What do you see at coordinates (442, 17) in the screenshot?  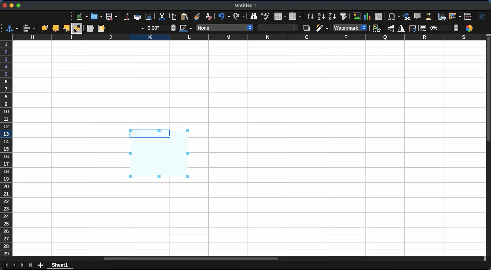 I see `define print area` at bounding box center [442, 17].